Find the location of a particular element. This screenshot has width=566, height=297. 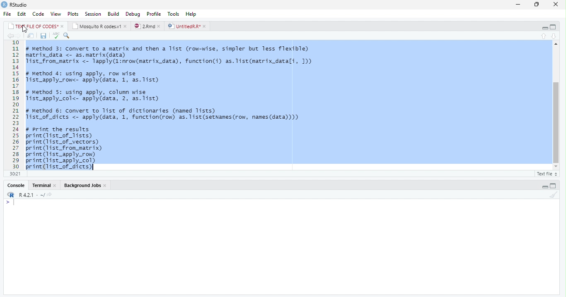

Build is located at coordinates (113, 14).